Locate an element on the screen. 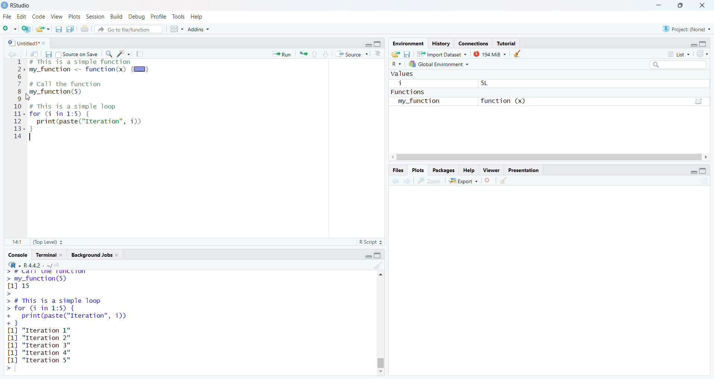  move left is located at coordinates (393, 157).